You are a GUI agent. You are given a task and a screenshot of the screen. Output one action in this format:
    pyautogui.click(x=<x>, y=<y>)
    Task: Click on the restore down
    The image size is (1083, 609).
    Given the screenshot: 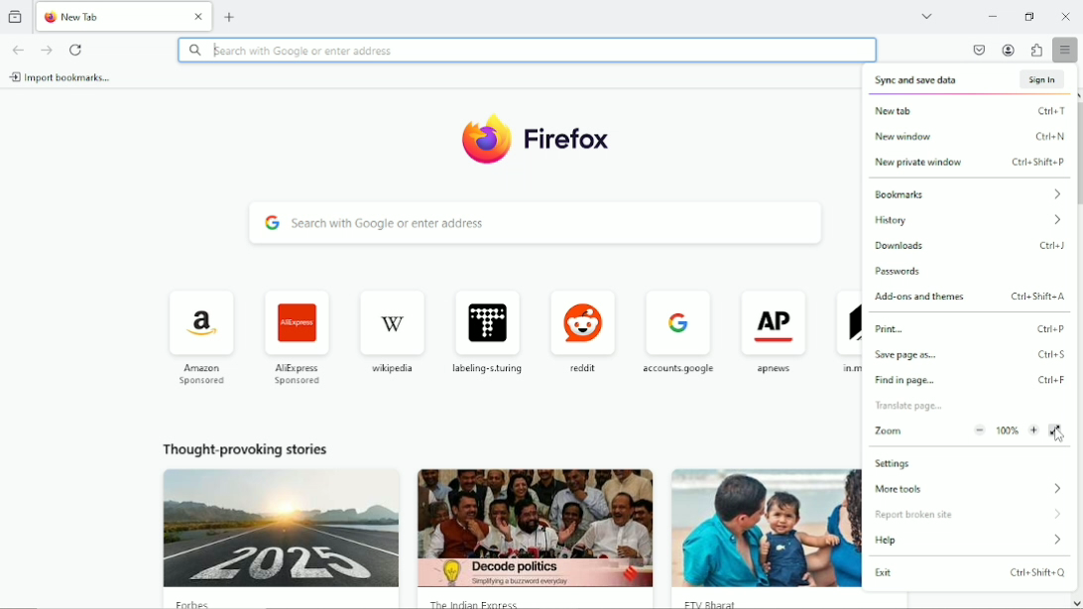 What is the action you would take?
    pyautogui.click(x=1031, y=16)
    